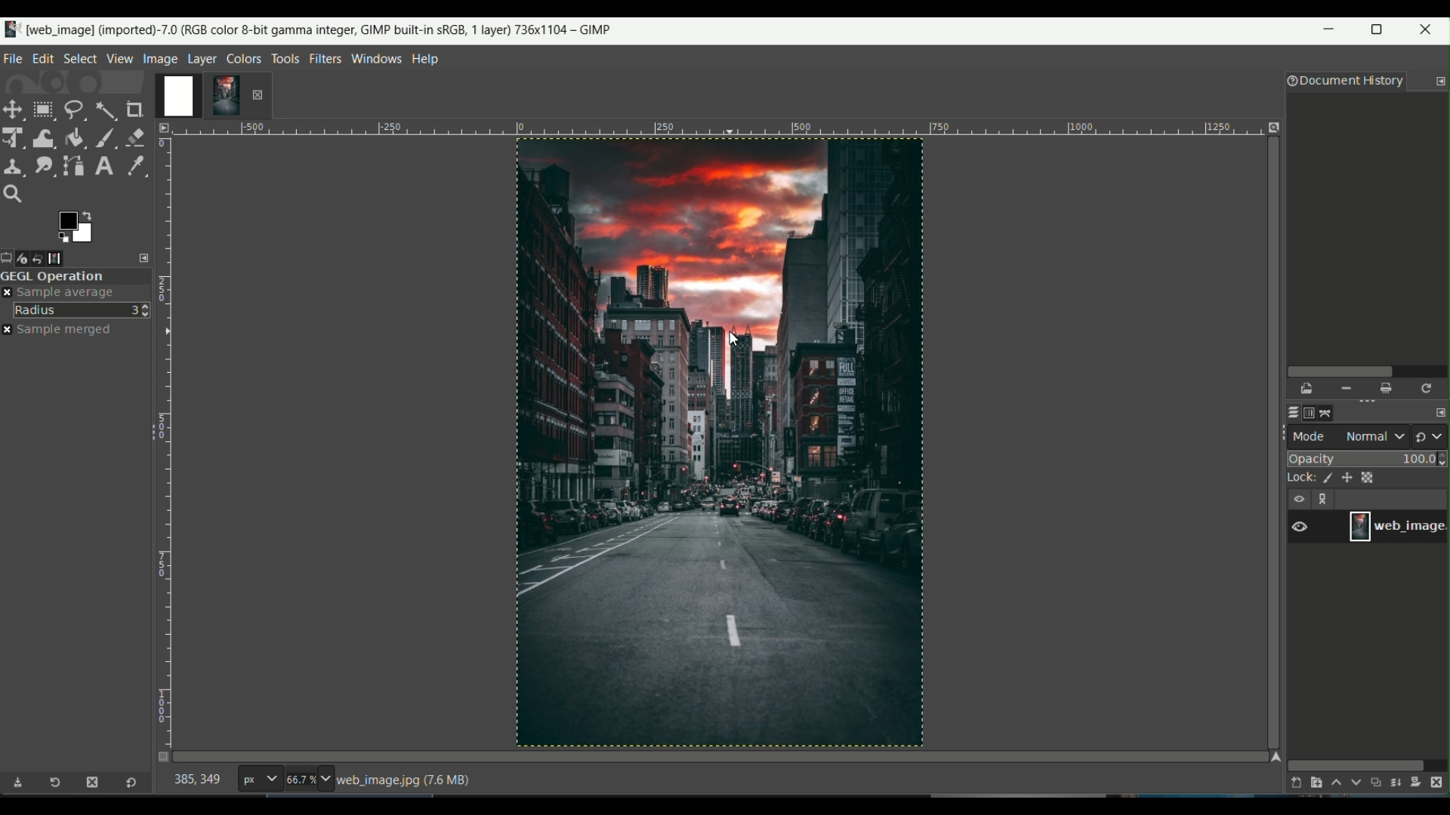 The width and height of the screenshot is (1450, 815). Describe the element at coordinates (42, 109) in the screenshot. I see `rectangle select tool` at that location.